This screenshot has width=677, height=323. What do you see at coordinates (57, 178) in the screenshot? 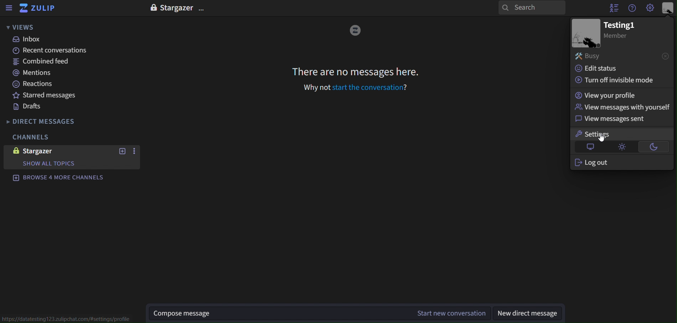
I see `browse 4 more channels` at bounding box center [57, 178].